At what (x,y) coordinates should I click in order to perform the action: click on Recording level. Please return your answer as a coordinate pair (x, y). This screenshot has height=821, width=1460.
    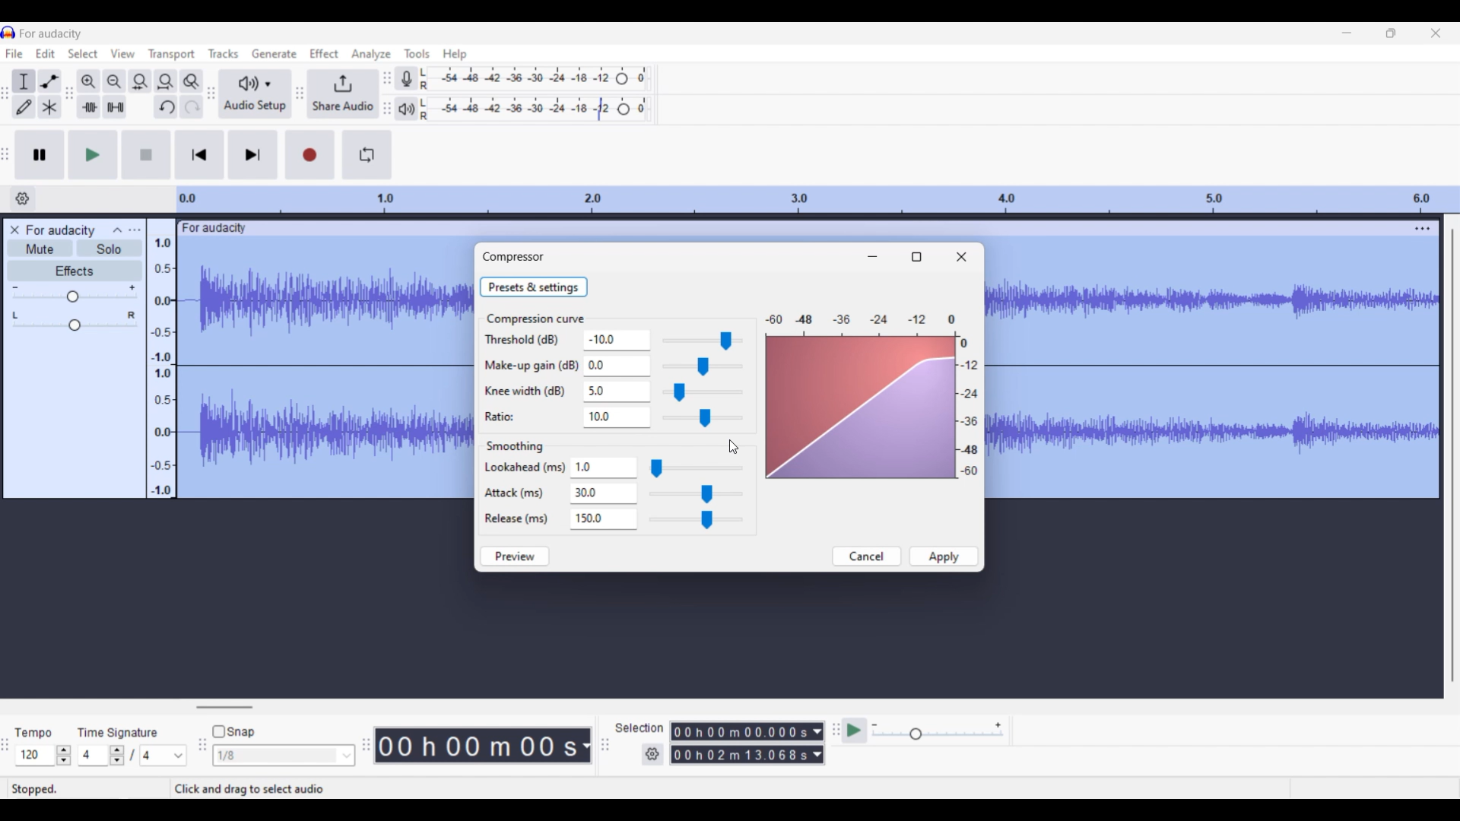
    Looking at the image, I should click on (536, 78).